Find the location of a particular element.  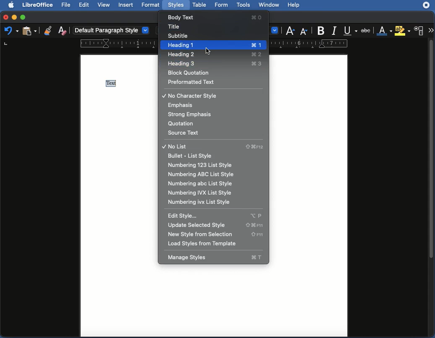

Maximize is located at coordinates (24, 16).